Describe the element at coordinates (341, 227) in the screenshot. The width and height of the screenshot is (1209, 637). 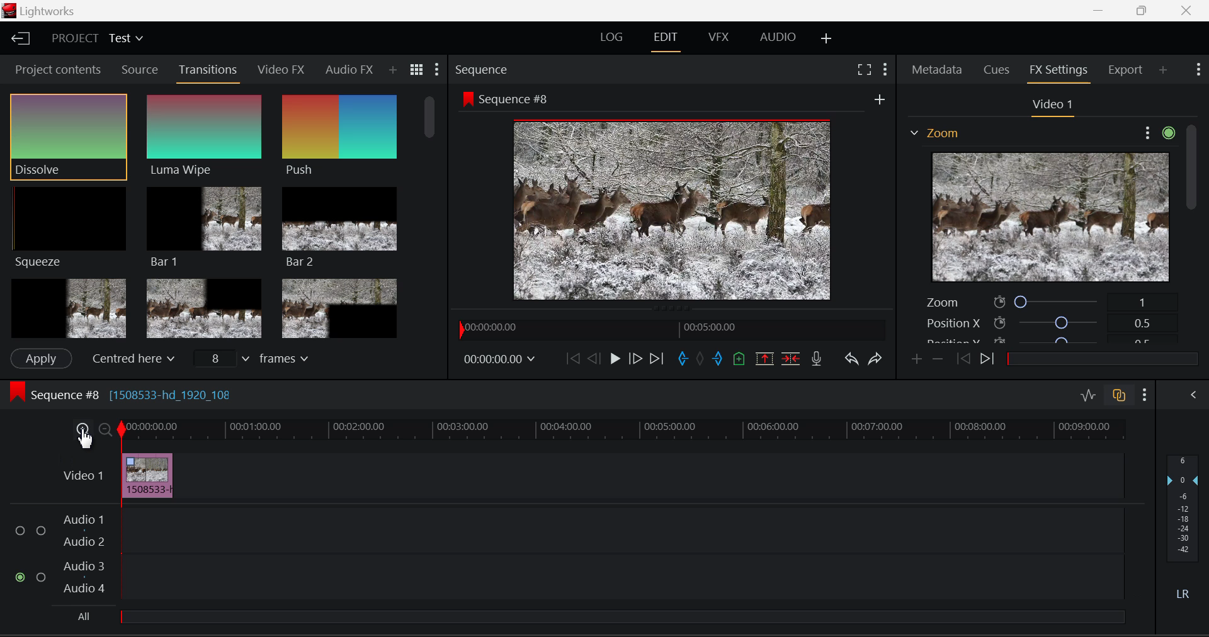
I see `Bar 2` at that location.